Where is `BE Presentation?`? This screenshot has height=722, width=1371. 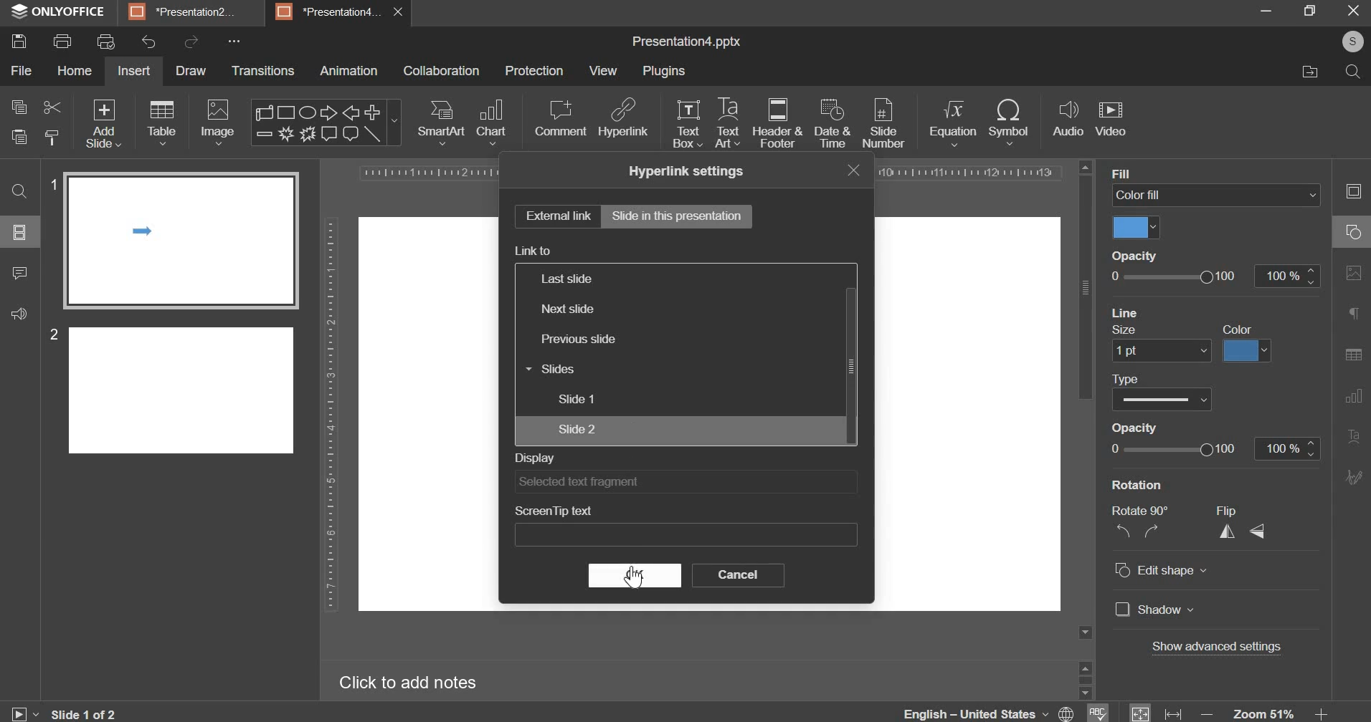 BE Presentation? is located at coordinates (191, 12).